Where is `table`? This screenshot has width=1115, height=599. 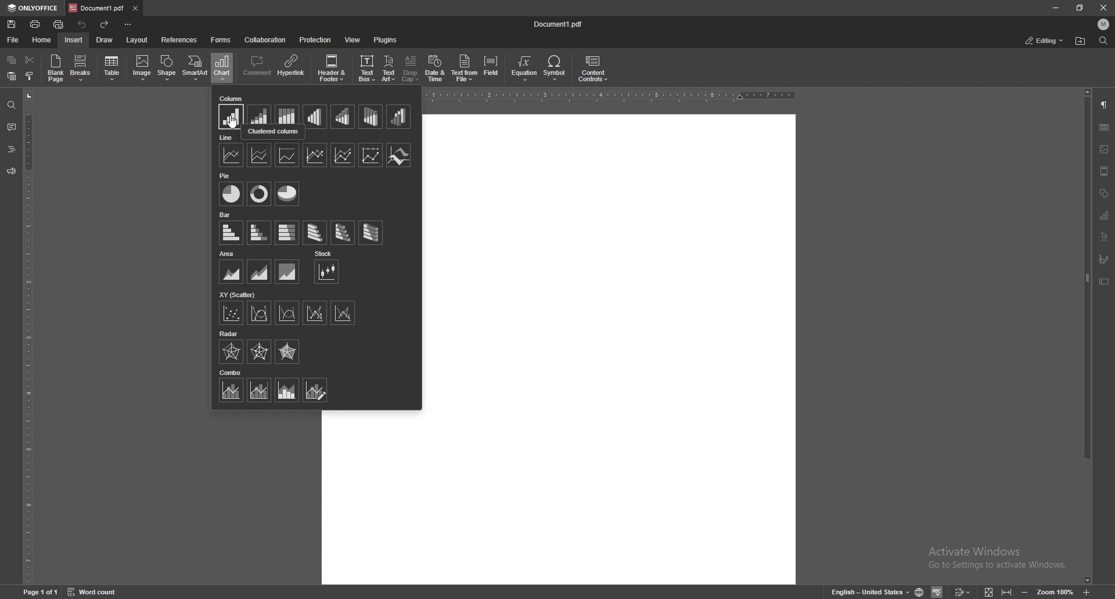 table is located at coordinates (111, 68).